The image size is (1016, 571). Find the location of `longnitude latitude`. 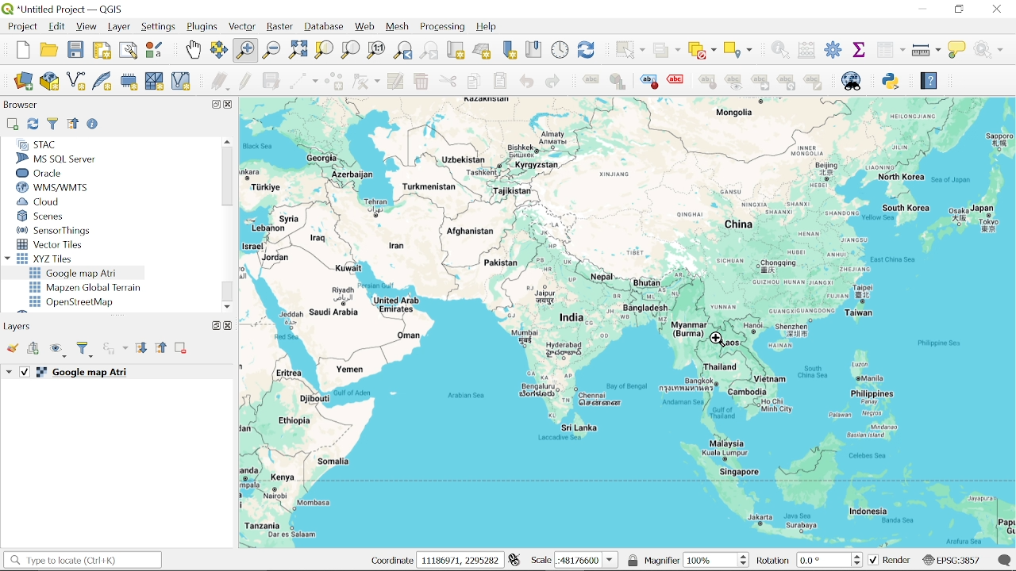

longnitude latitude is located at coordinates (514, 560).